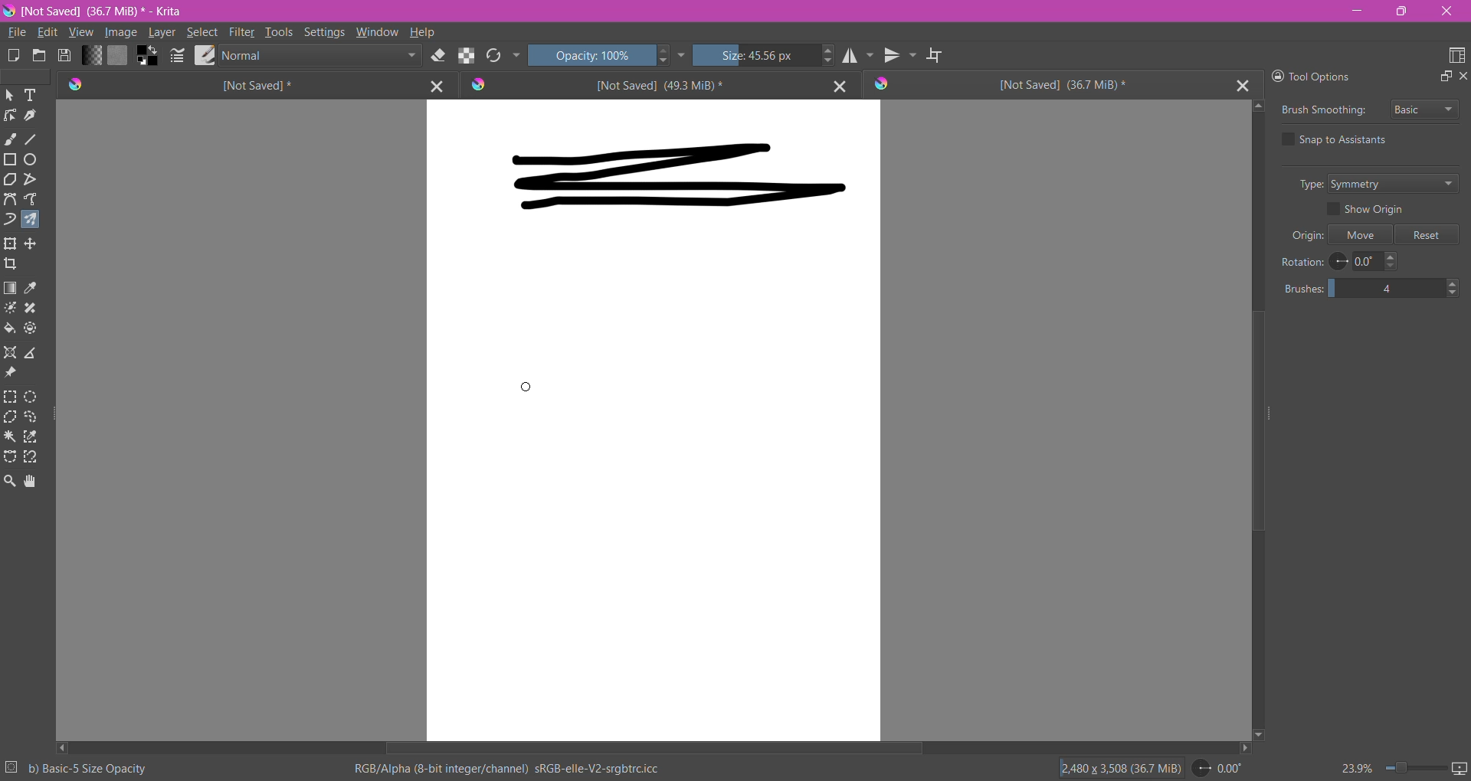 This screenshot has height=781, width=1471. Describe the element at coordinates (1371, 210) in the screenshot. I see `Show Origin - enable/disable` at that location.